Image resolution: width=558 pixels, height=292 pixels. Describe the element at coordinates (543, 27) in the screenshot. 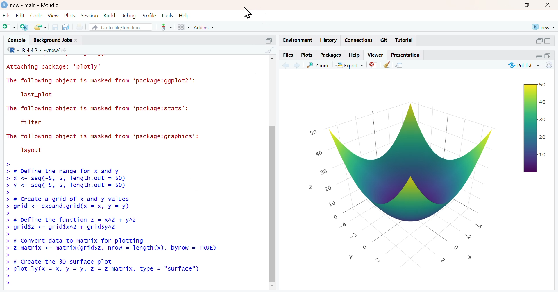

I see `new` at that location.